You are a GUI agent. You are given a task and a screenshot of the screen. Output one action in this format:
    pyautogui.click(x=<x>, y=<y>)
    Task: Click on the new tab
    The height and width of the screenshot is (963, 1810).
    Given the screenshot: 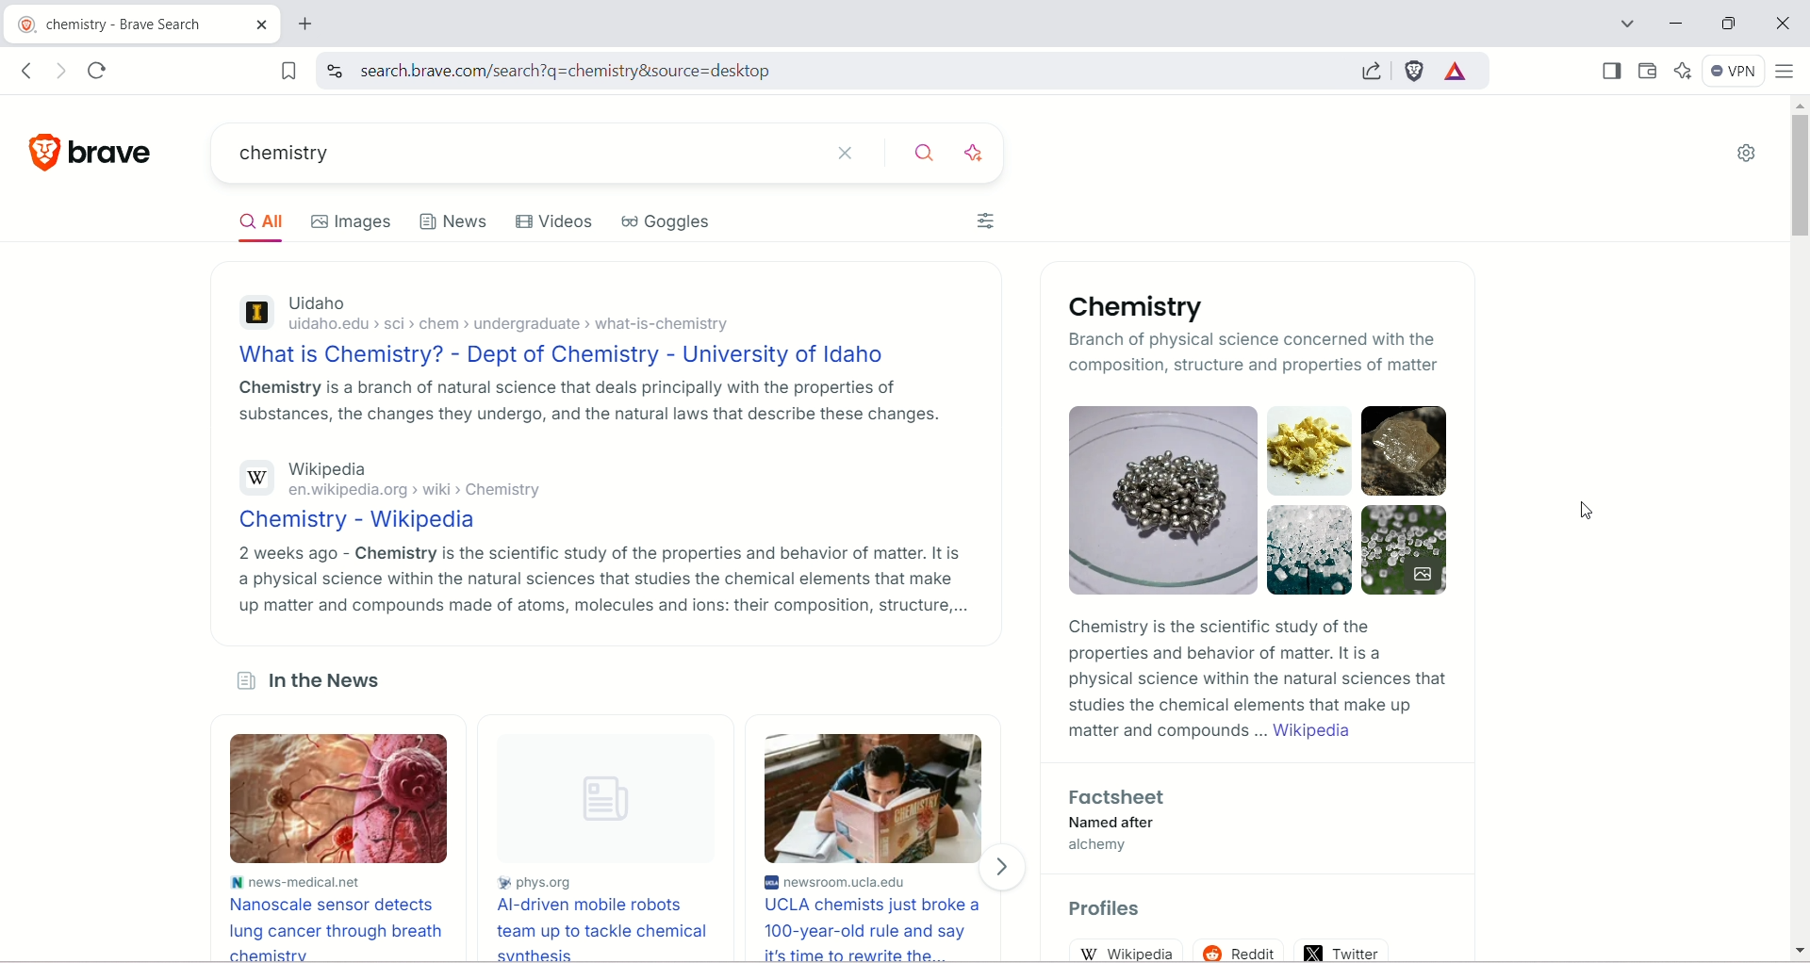 What is the action you would take?
    pyautogui.click(x=307, y=24)
    